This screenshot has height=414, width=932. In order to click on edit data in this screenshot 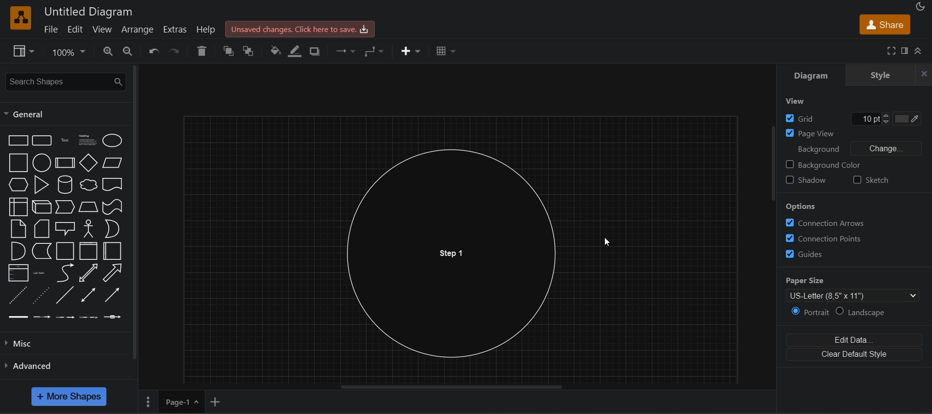, I will do `click(855, 339)`.